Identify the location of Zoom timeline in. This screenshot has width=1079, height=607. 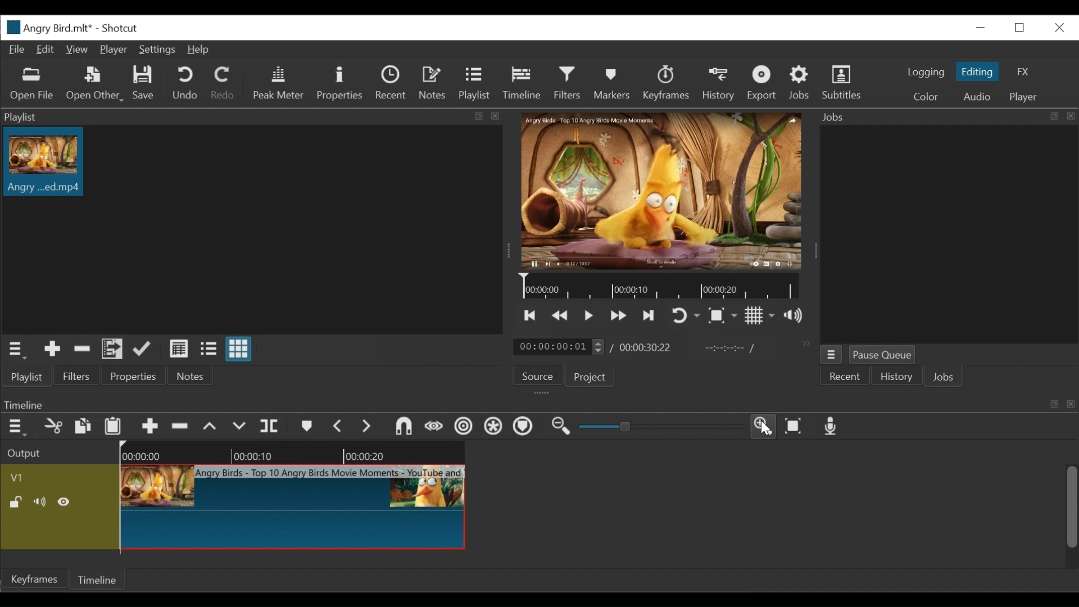
(764, 426).